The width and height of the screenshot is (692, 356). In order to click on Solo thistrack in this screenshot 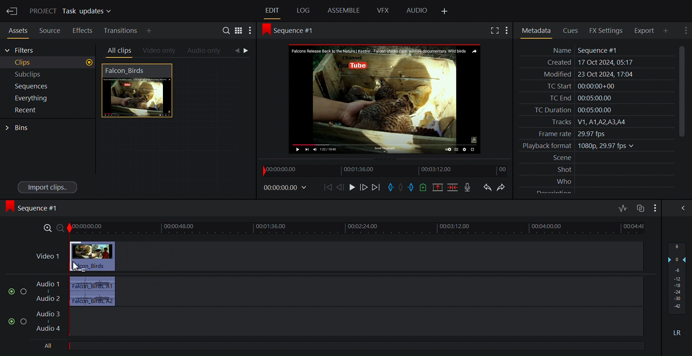, I will do `click(25, 292)`.